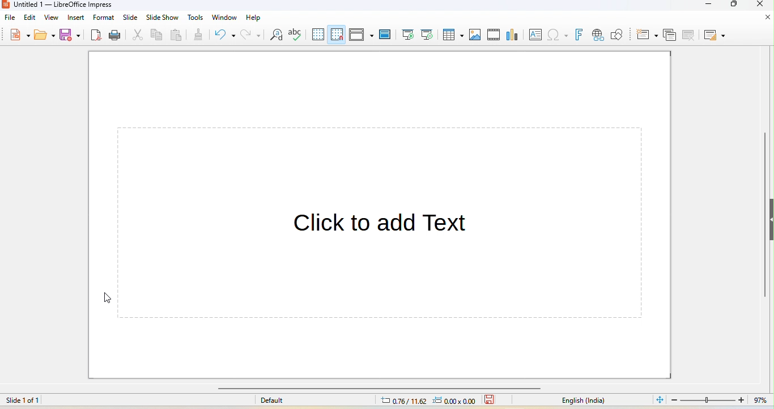 This screenshot has height=409, width=774. What do you see at coordinates (51, 18) in the screenshot?
I see `view` at bounding box center [51, 18].